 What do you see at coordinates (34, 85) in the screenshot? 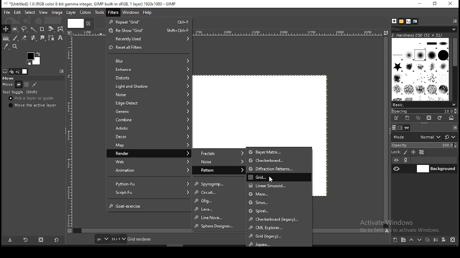
I see `move paths` at bounding box center [34, 85].